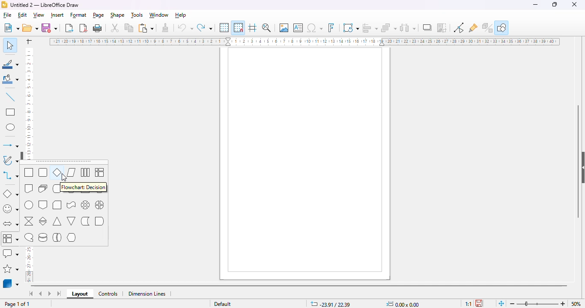  Describe the element at coordinates (18, 304) in the screenshot. I see `page 1 of 1` at that location.